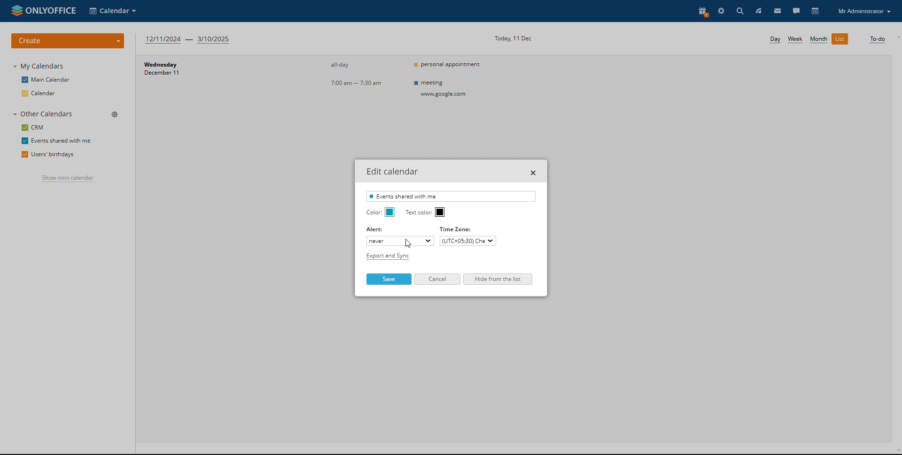 This screenshot has height=455, width=902. Describe the element at coordinates (387, 257) in the screenshot. I see `export and sync` at that location.